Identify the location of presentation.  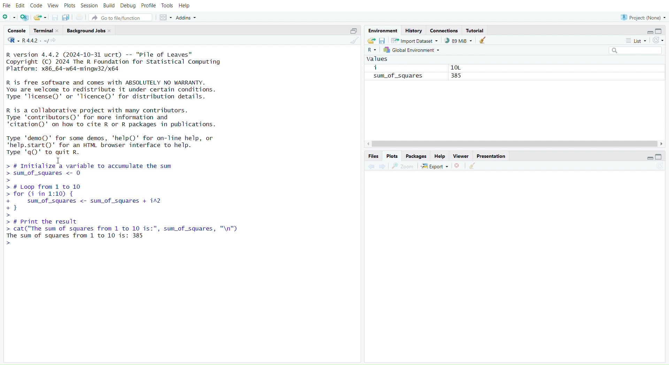
(491, 156).